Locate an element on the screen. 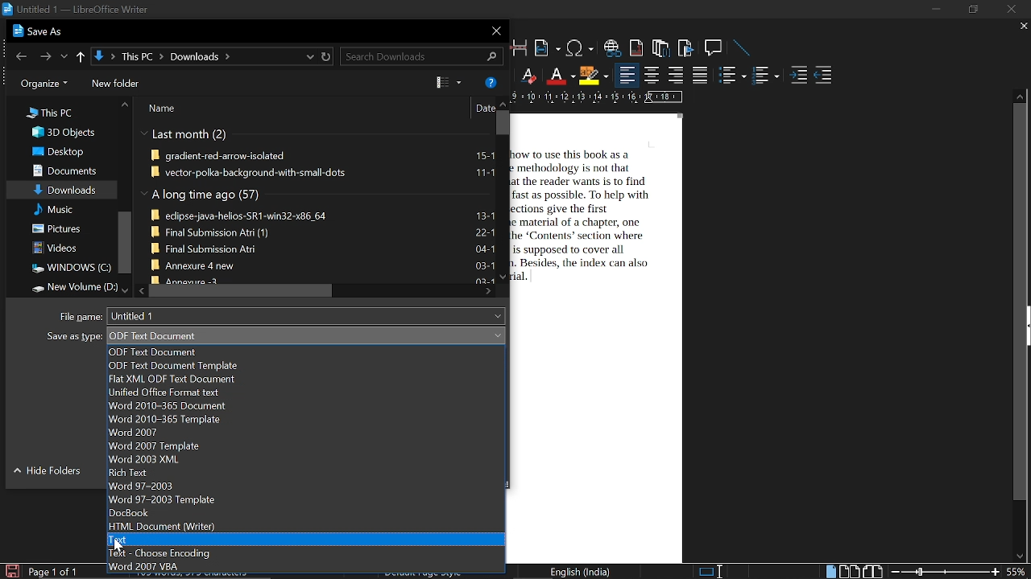 The image size is (1031, 579). word 2007 is located at coordinates (306, 433).